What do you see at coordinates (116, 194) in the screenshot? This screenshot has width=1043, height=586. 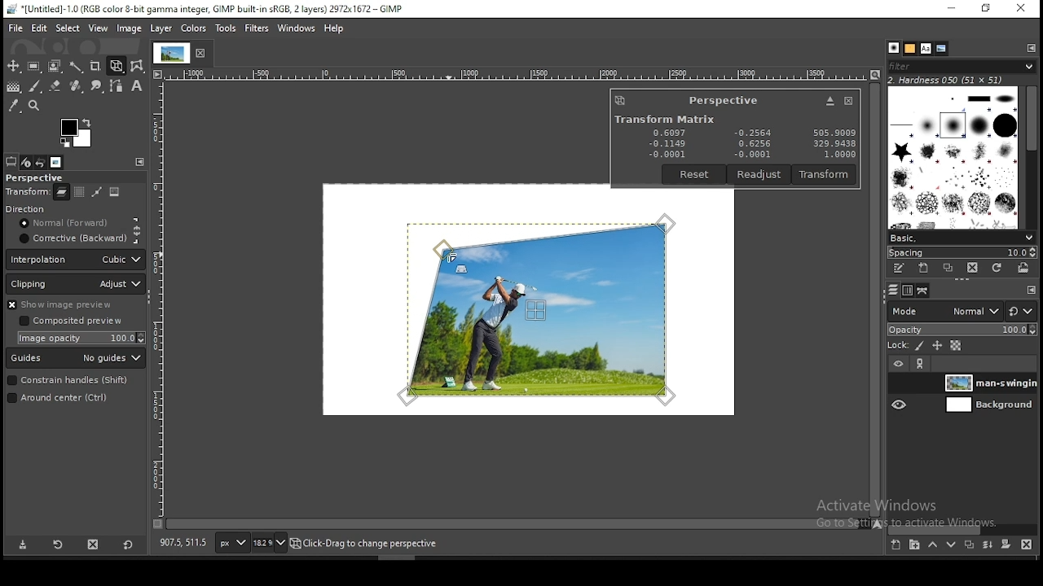 I see `image` at bounding box center [116, 194].